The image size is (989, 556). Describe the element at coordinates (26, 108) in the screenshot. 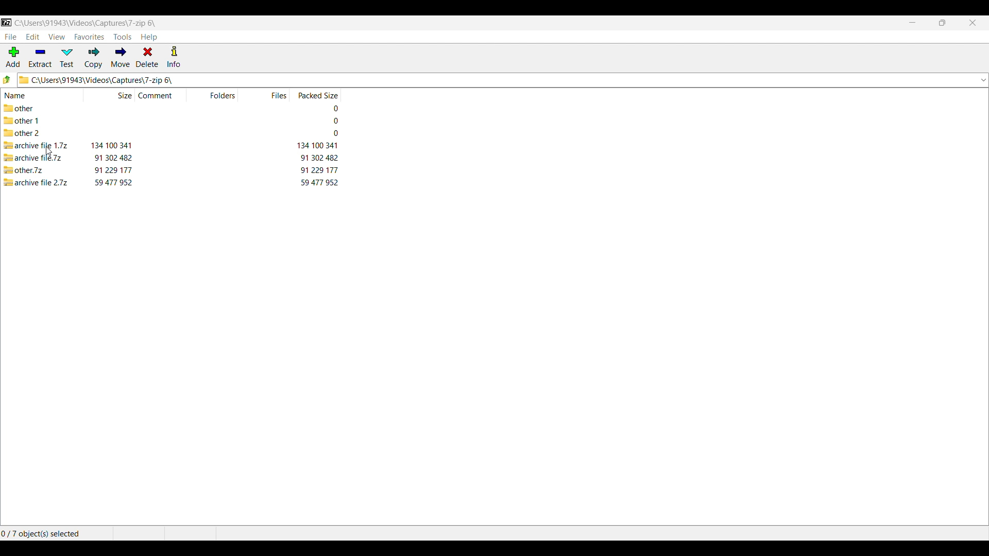

I see `other ` at that location.